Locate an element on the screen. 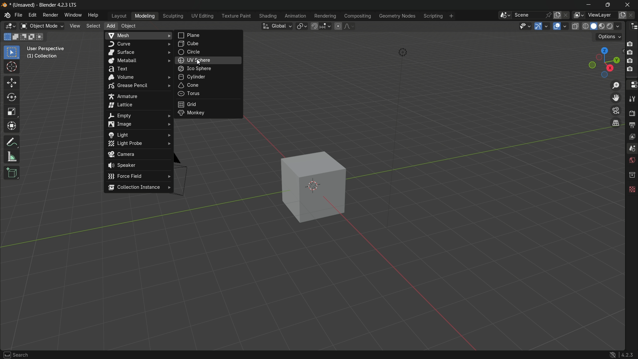 The width and height of the screenshot is (638, 359). 4.2.3 is located at coordinates (627, 354).